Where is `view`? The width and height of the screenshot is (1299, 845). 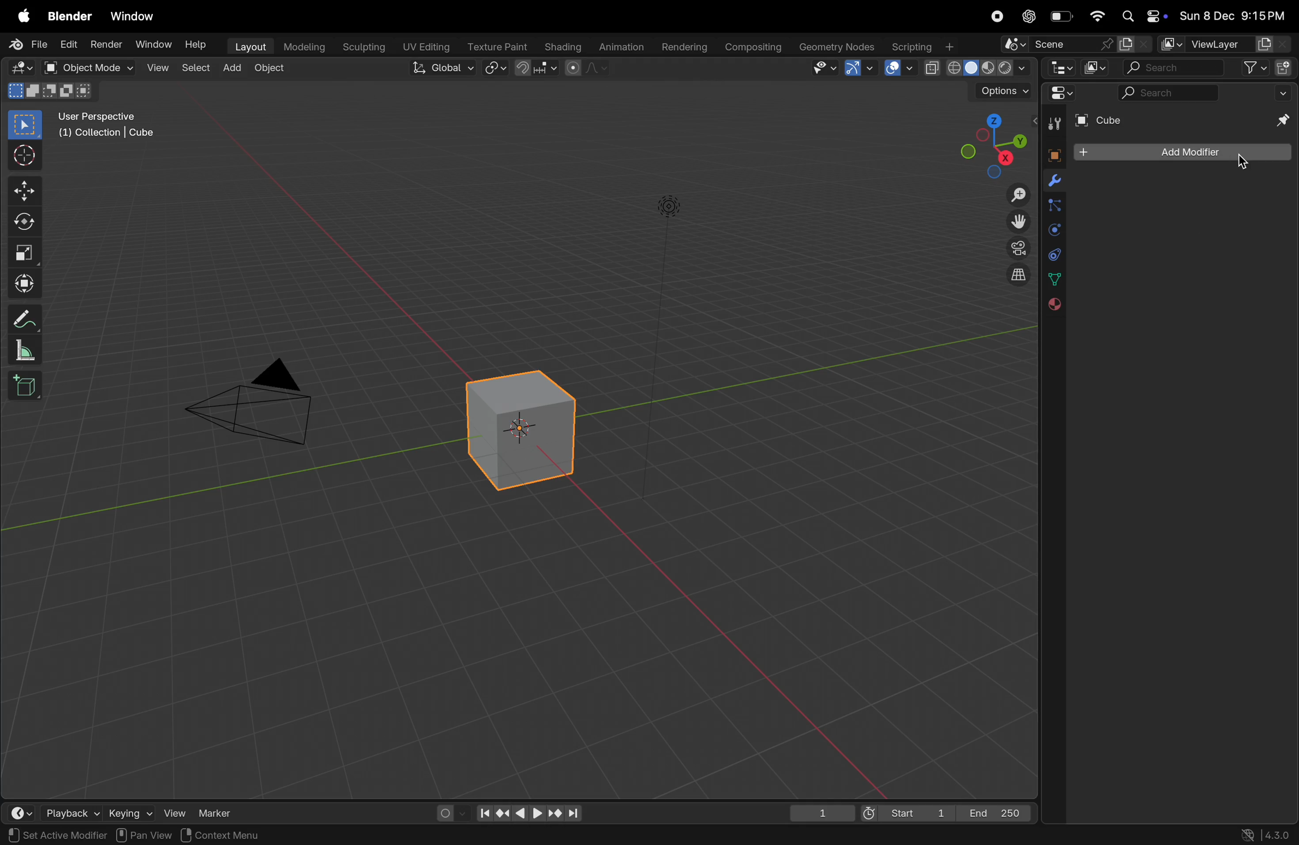
view is located at coordinates (158, 69).